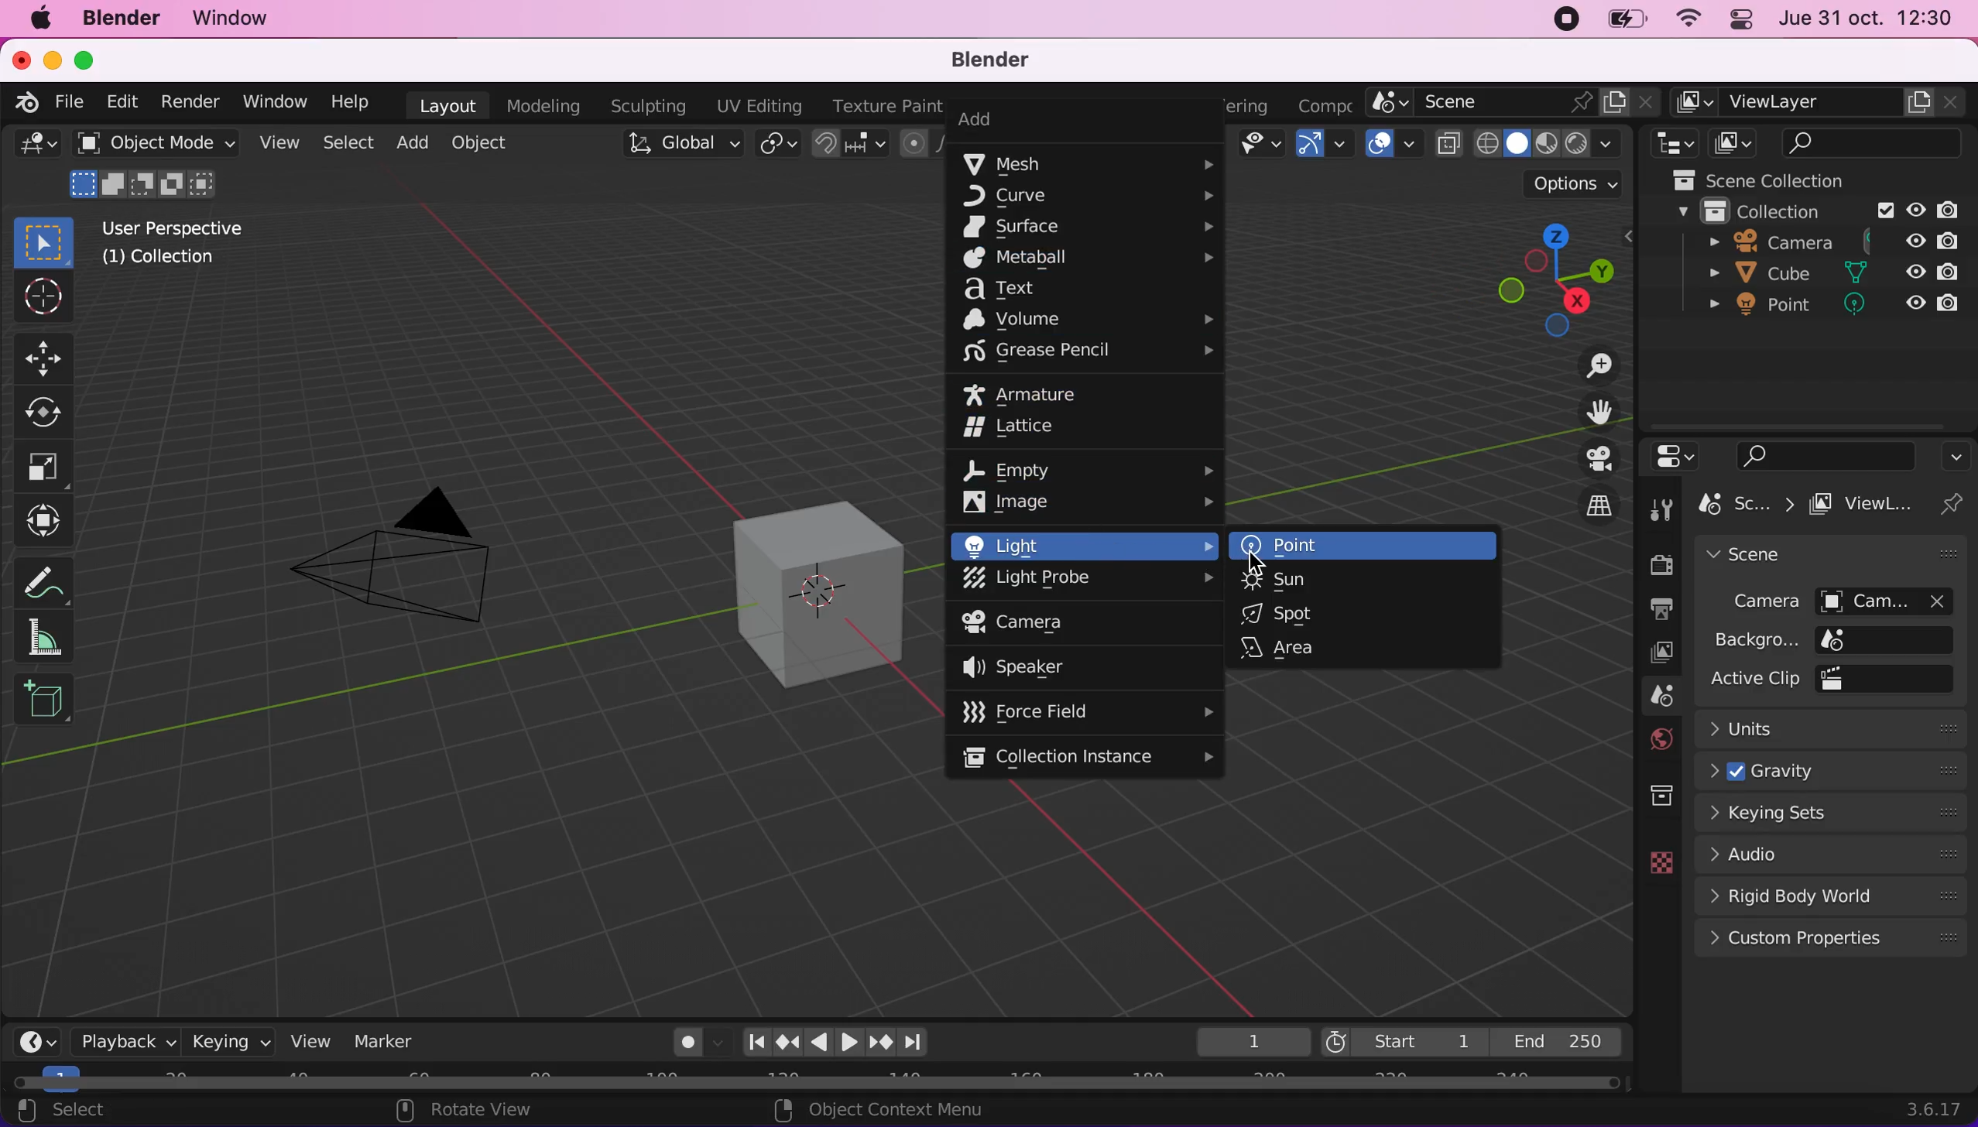  Describe the element at coordinates (1263, 148) in the screenshot. I see `view object types` at that location.